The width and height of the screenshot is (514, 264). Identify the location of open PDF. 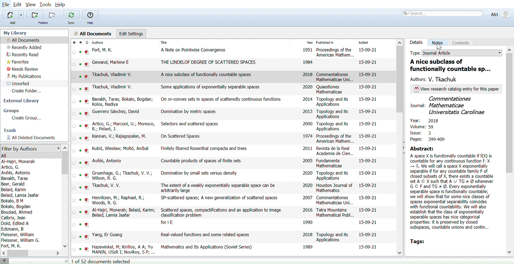
(86, 77).